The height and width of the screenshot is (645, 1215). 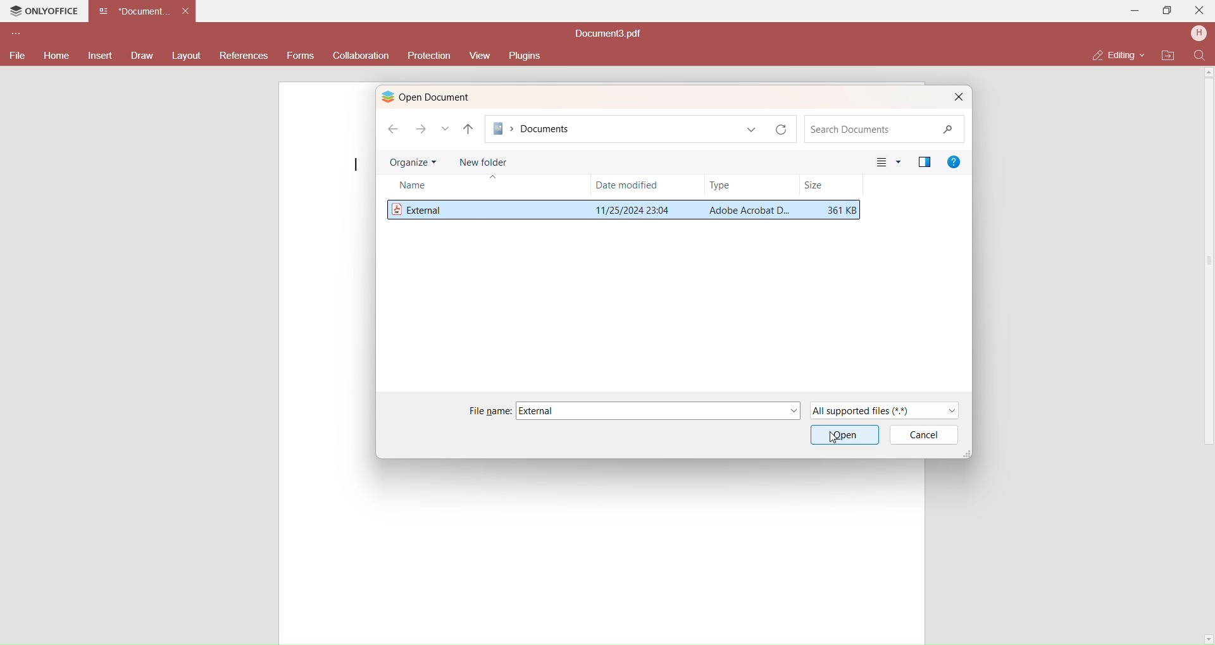 I want to click on Path, so click(x=614, y=128).